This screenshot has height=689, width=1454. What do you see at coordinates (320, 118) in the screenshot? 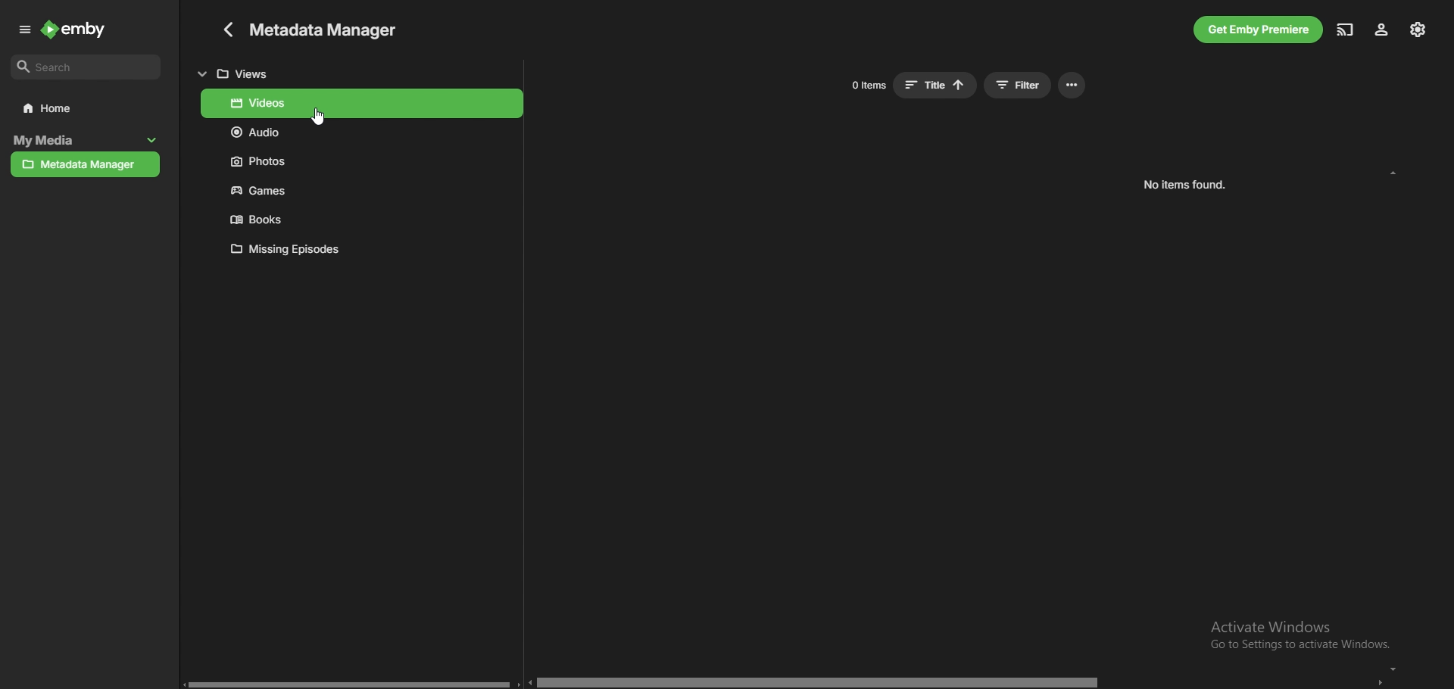
I see `Cursor` at bounding box center [320, 118].